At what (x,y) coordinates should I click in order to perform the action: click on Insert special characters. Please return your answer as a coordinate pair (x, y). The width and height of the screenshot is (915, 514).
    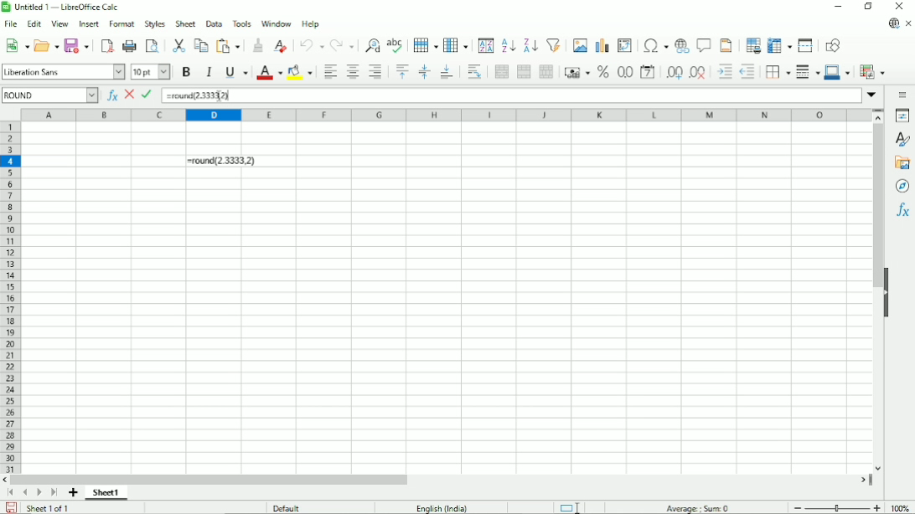
    Looking at the image, I should click on (656, 45).